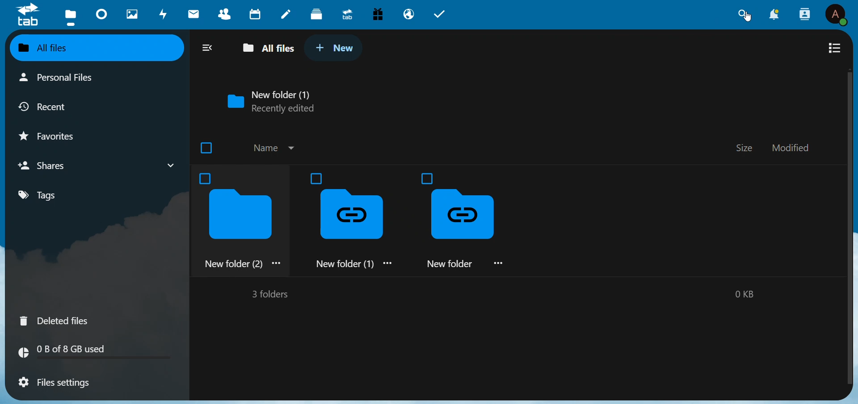 The image size is (858, 404). I want to click on notes, so click(288, 15).